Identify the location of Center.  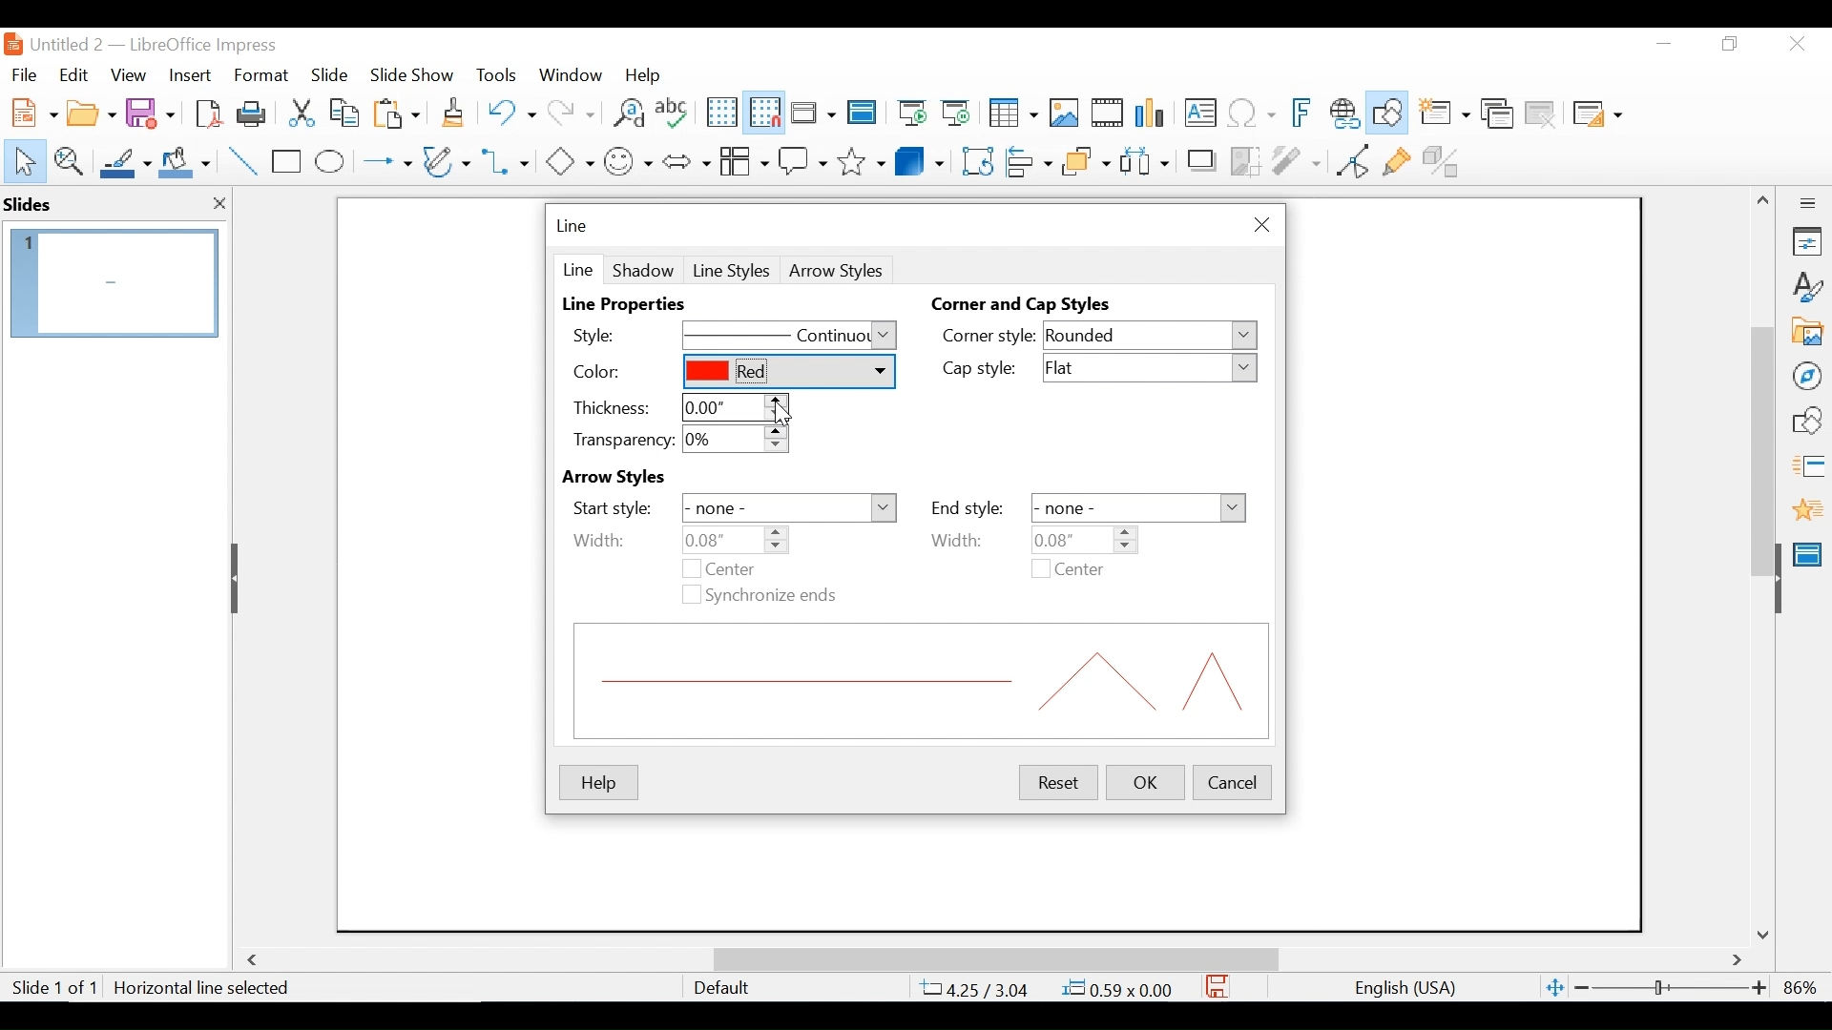
(748, 568).